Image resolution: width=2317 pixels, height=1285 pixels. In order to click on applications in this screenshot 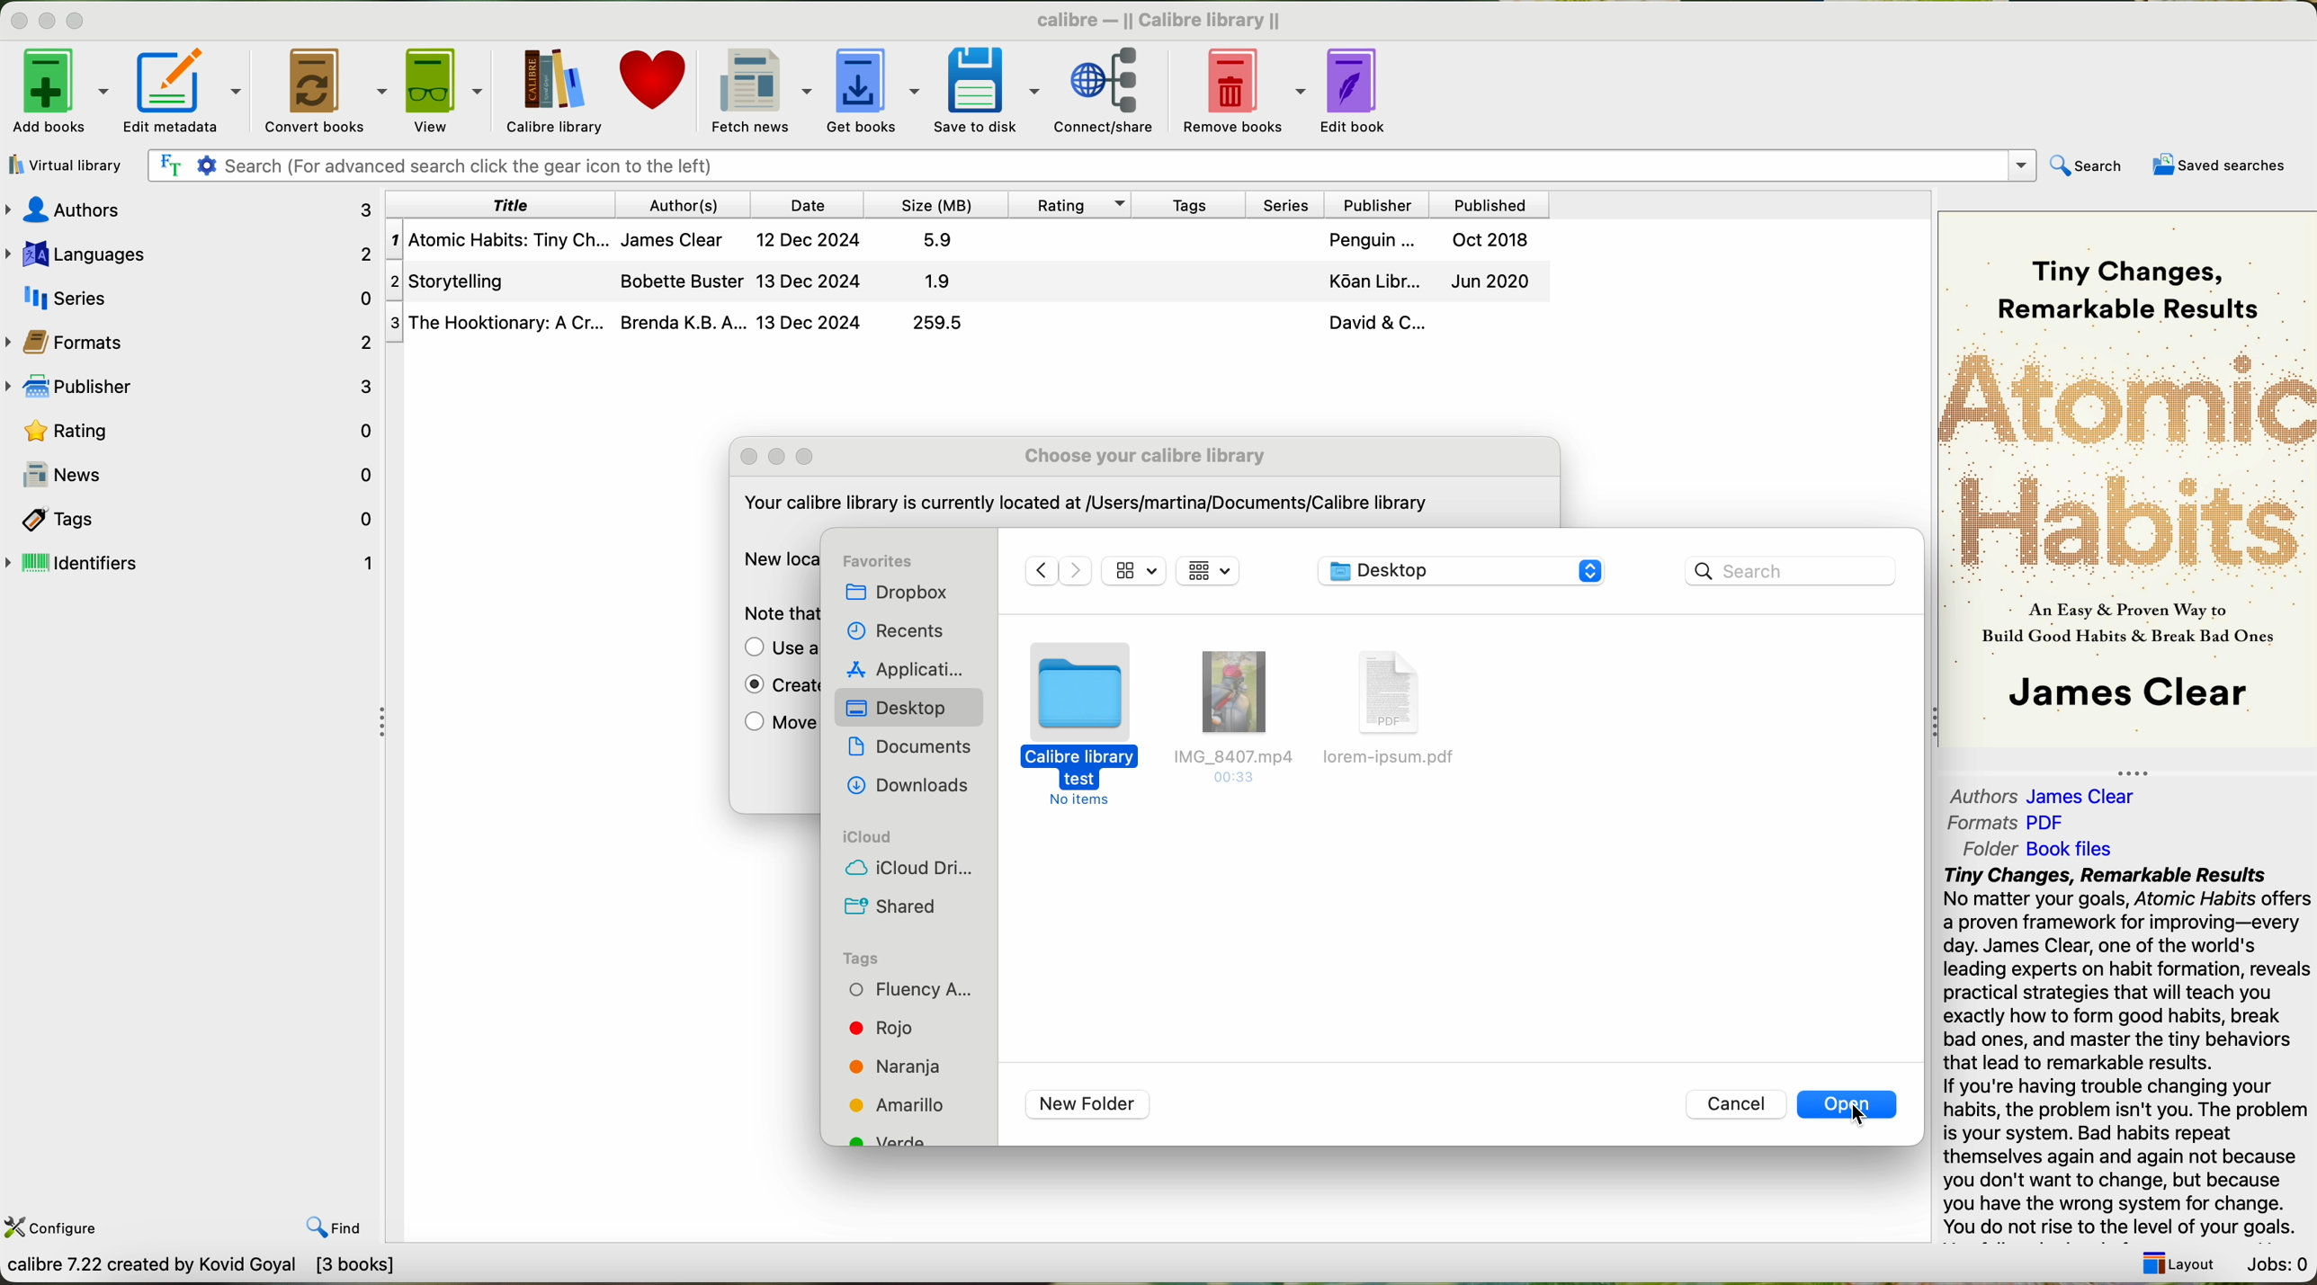, I will do `click(905, 670)`.